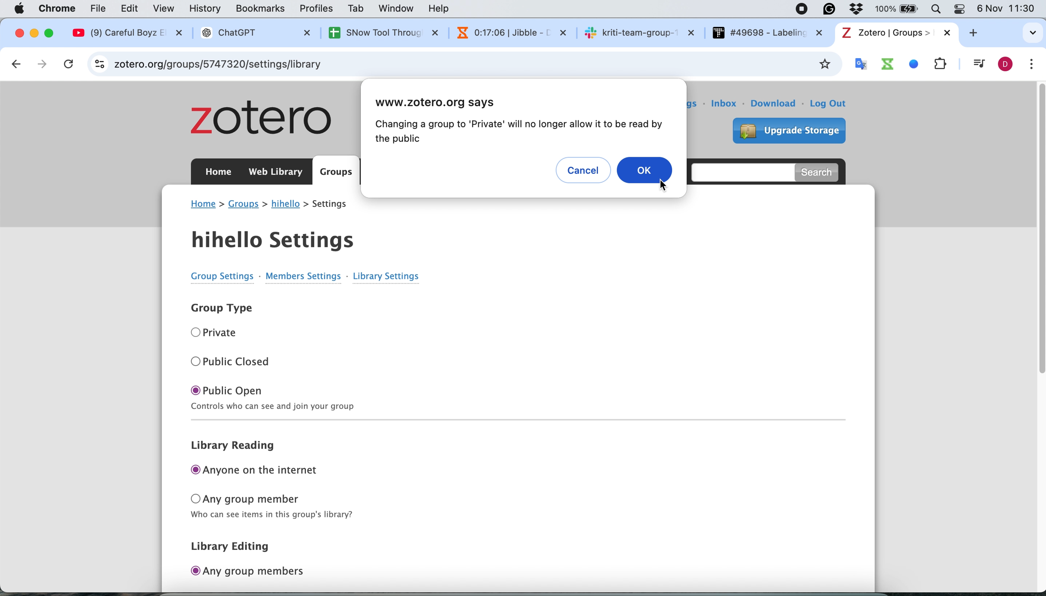  Describe the element at coordinates (934, 8) in the screenshot. I see `Search Bar` at that location.